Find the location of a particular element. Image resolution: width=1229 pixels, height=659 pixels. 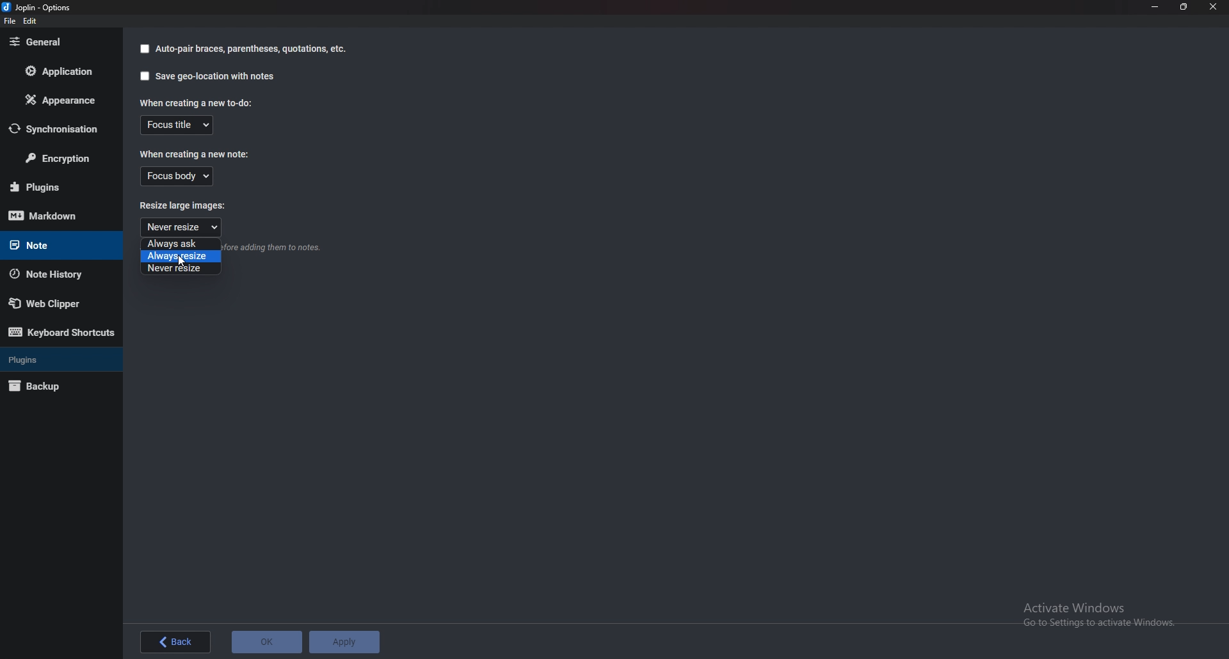

Focus body is located at coordinates (178, 177).